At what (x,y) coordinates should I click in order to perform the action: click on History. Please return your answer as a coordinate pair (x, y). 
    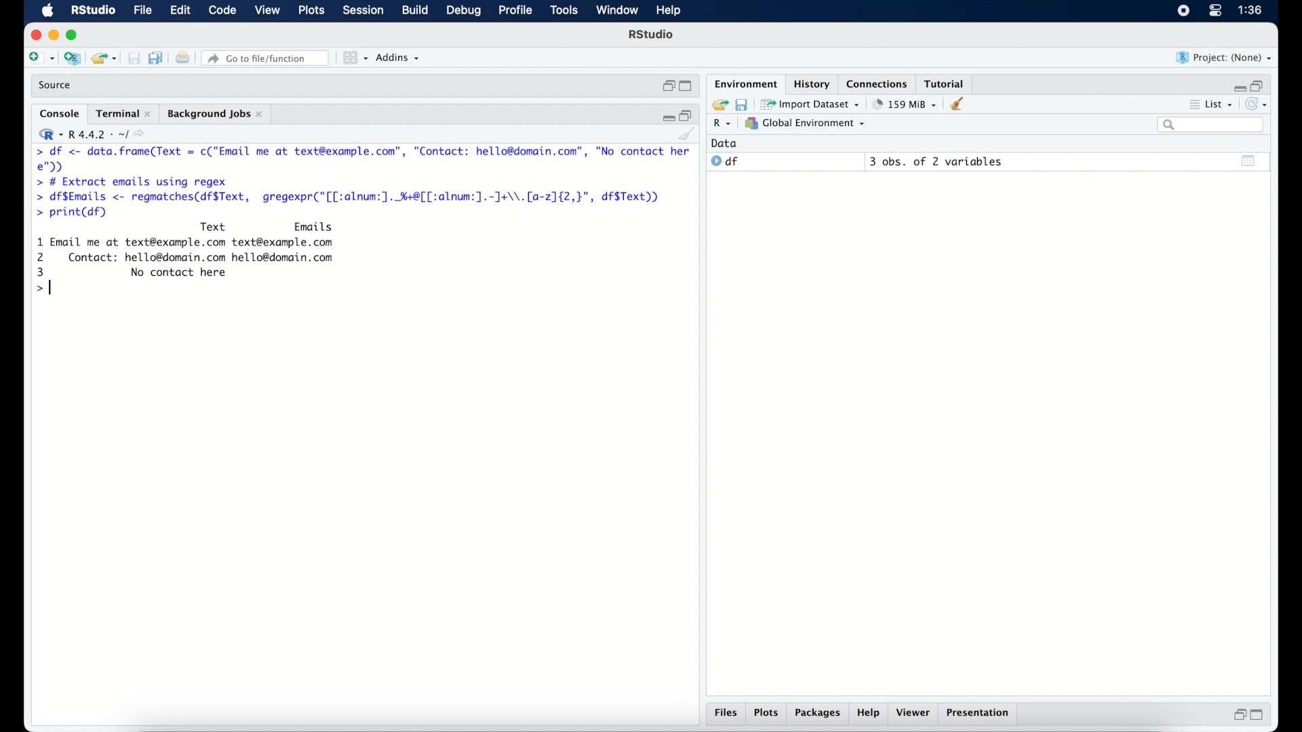
    Looking at the image, I should click on (810, 83).